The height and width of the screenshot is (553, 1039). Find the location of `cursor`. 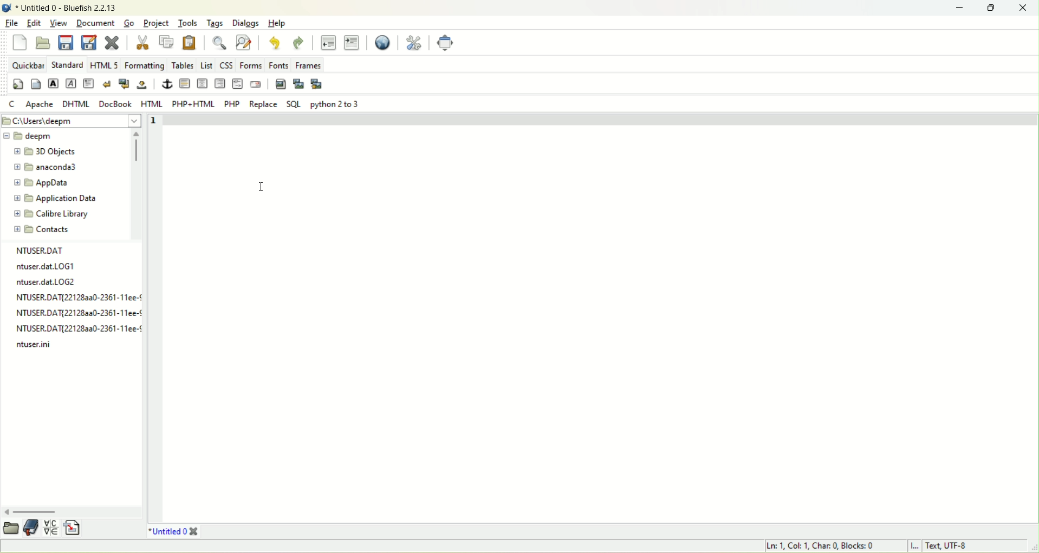

cursor is located at coordinates (263, 188).